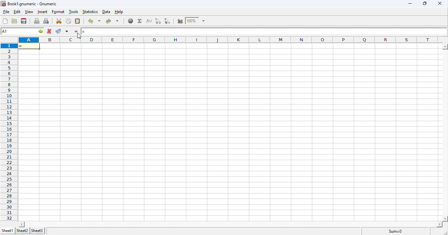  Describe the element at coordinates (18, 30) in the screenshot. I see `cell name A1` at that location.